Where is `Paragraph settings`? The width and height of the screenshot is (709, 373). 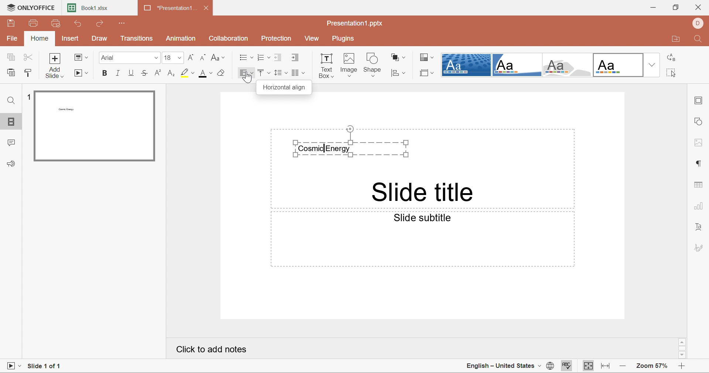 Paragraph settings is located at coordinates (699, 163).